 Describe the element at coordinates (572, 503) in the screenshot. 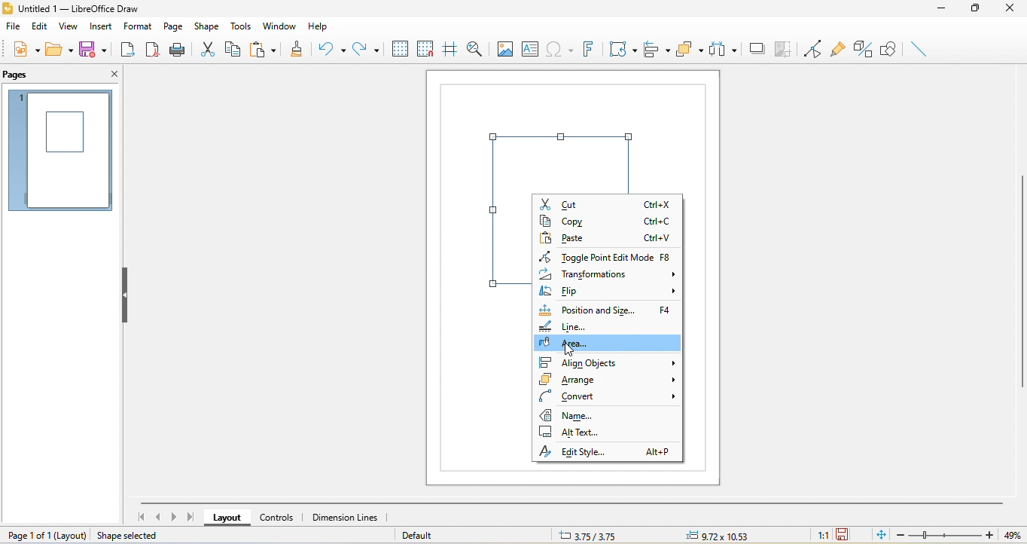

I see `horizontal scroll bar` at that location.